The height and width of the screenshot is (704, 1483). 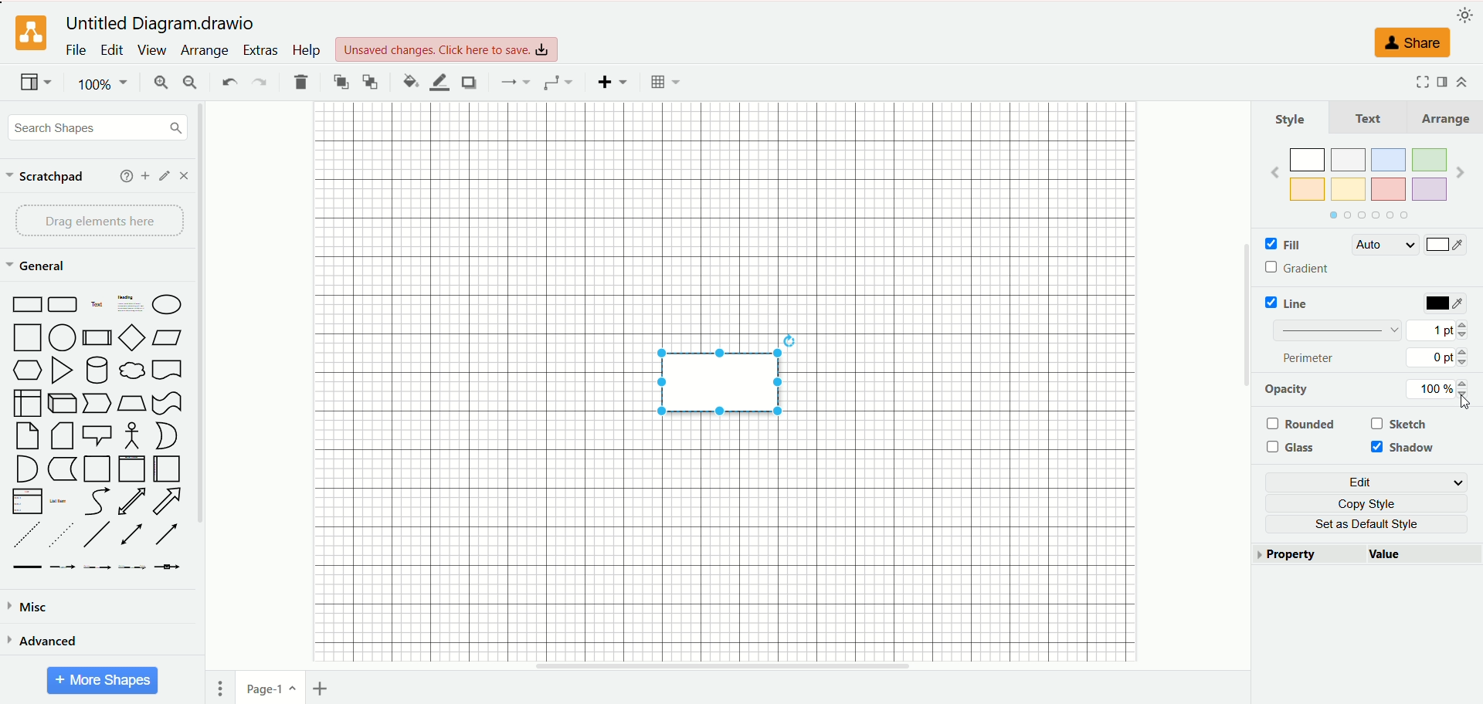 I want to click on close, so click(x=184, y=176).